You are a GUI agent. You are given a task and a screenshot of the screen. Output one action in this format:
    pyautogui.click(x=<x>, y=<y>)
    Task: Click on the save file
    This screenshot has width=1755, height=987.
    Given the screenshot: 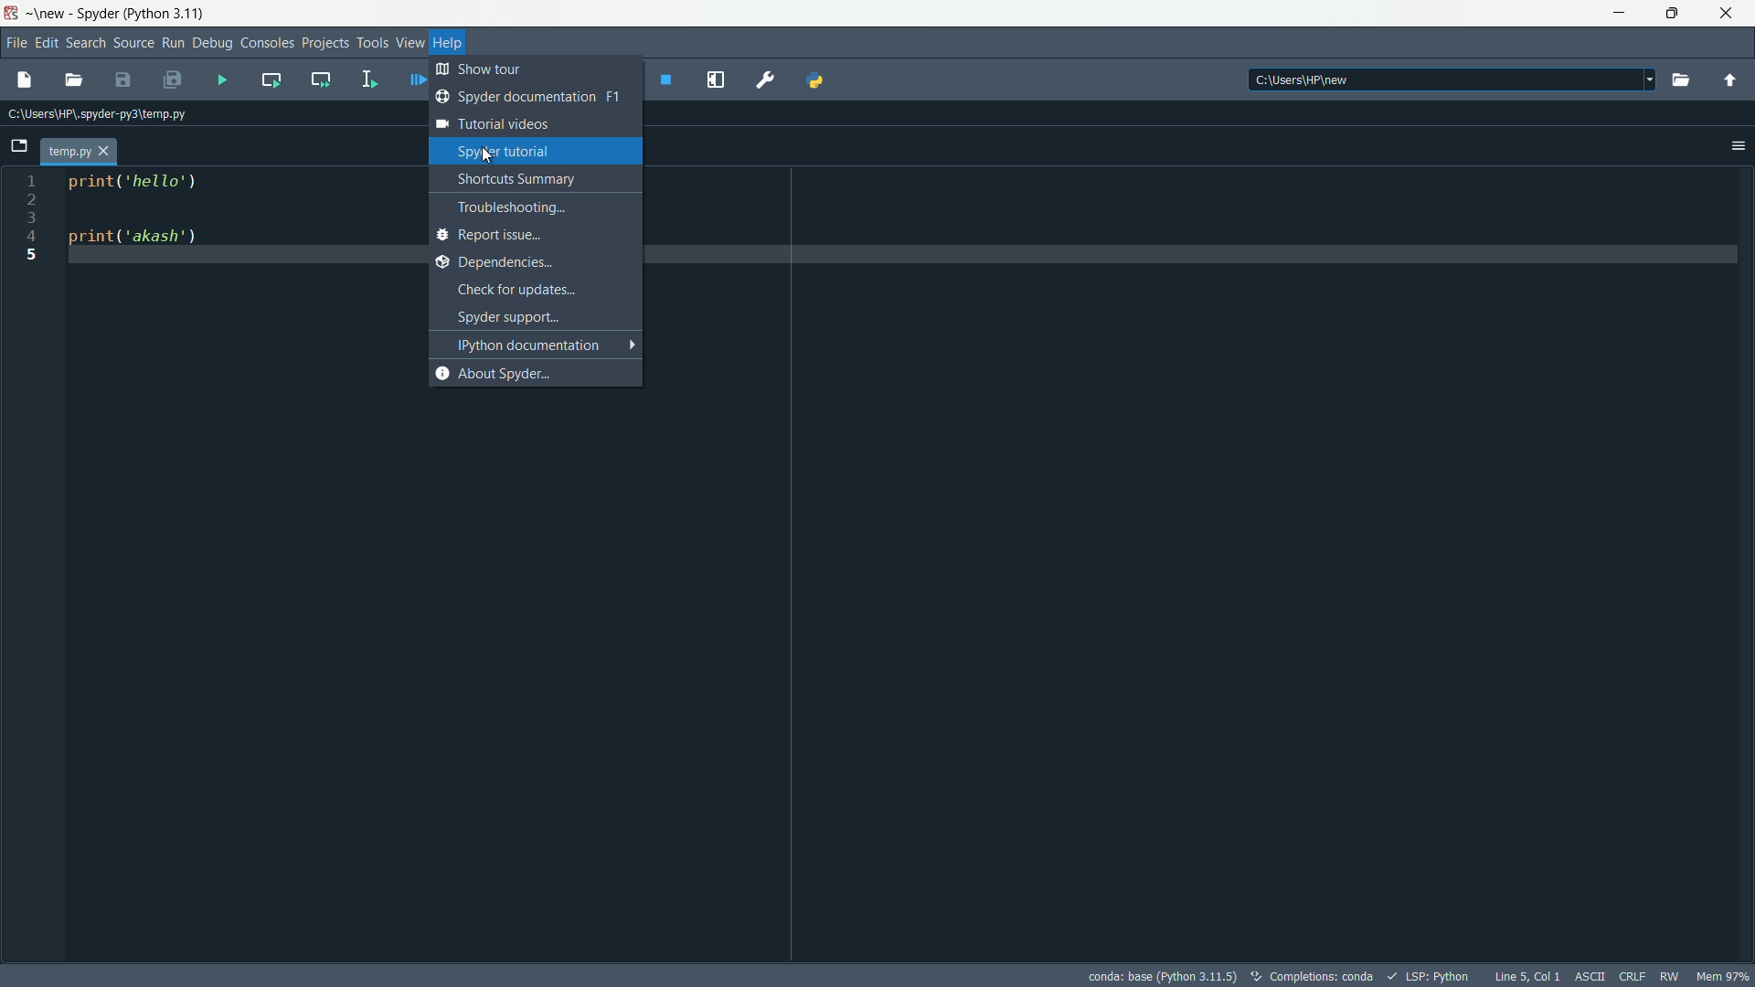 What is the action you would take?
    pyautogui.click(x=121, y=80)
    